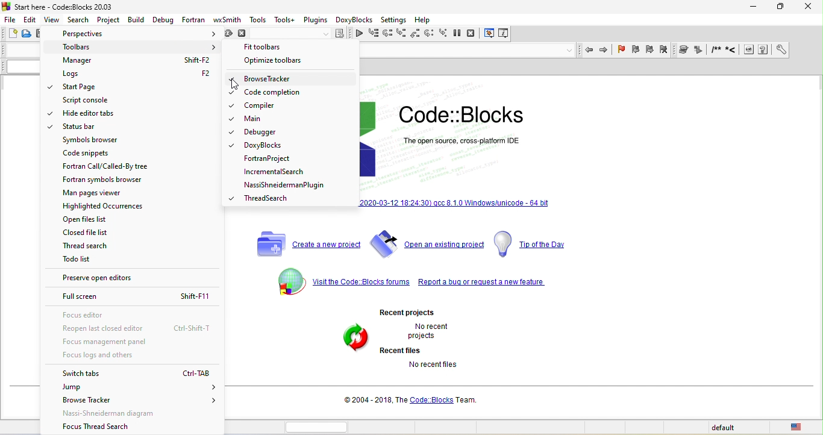 The width and height of the screenshot is (823, 435). I want to click on abrot, so click(244, 36).